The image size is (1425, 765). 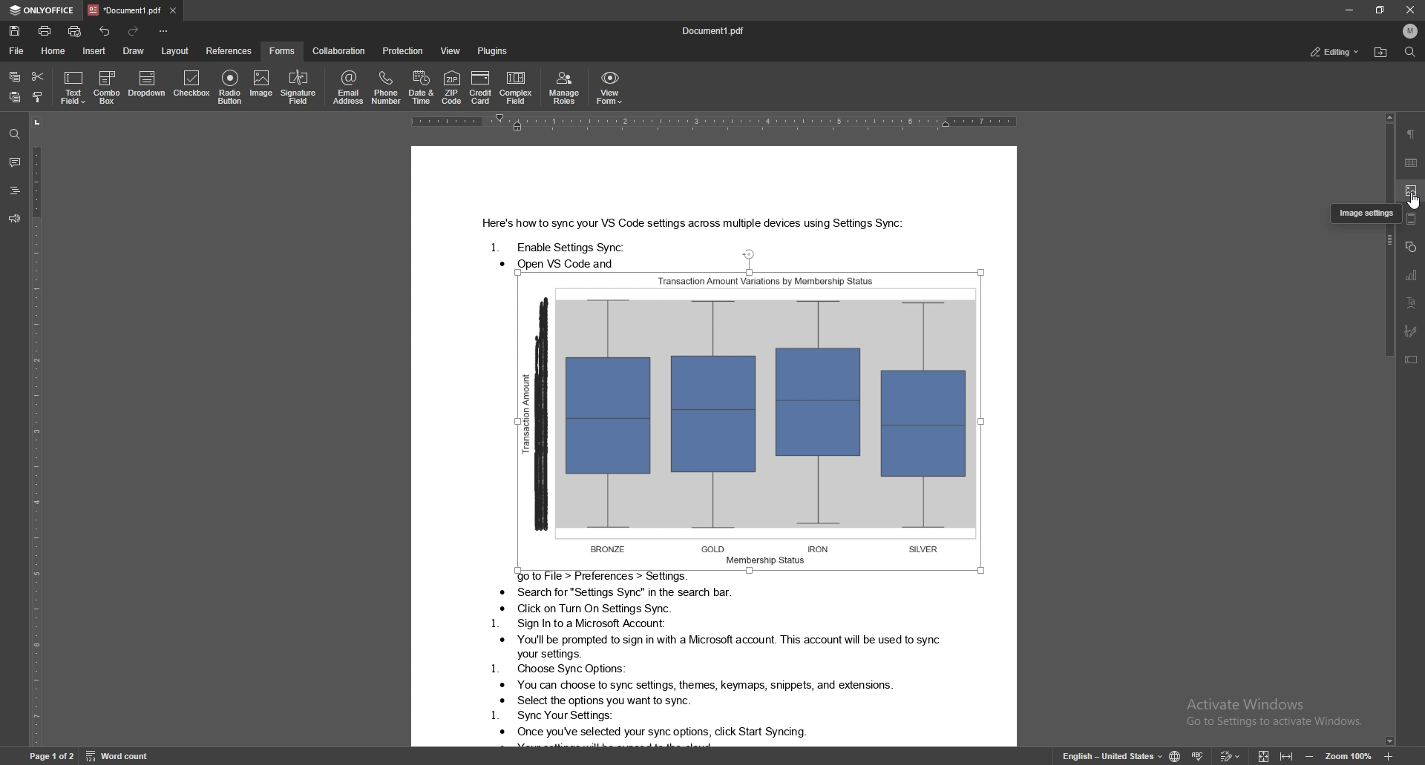 What do you see at coordinates (13, 191) in the screenshot?
I see `headings` at bounding box center [13, 191].